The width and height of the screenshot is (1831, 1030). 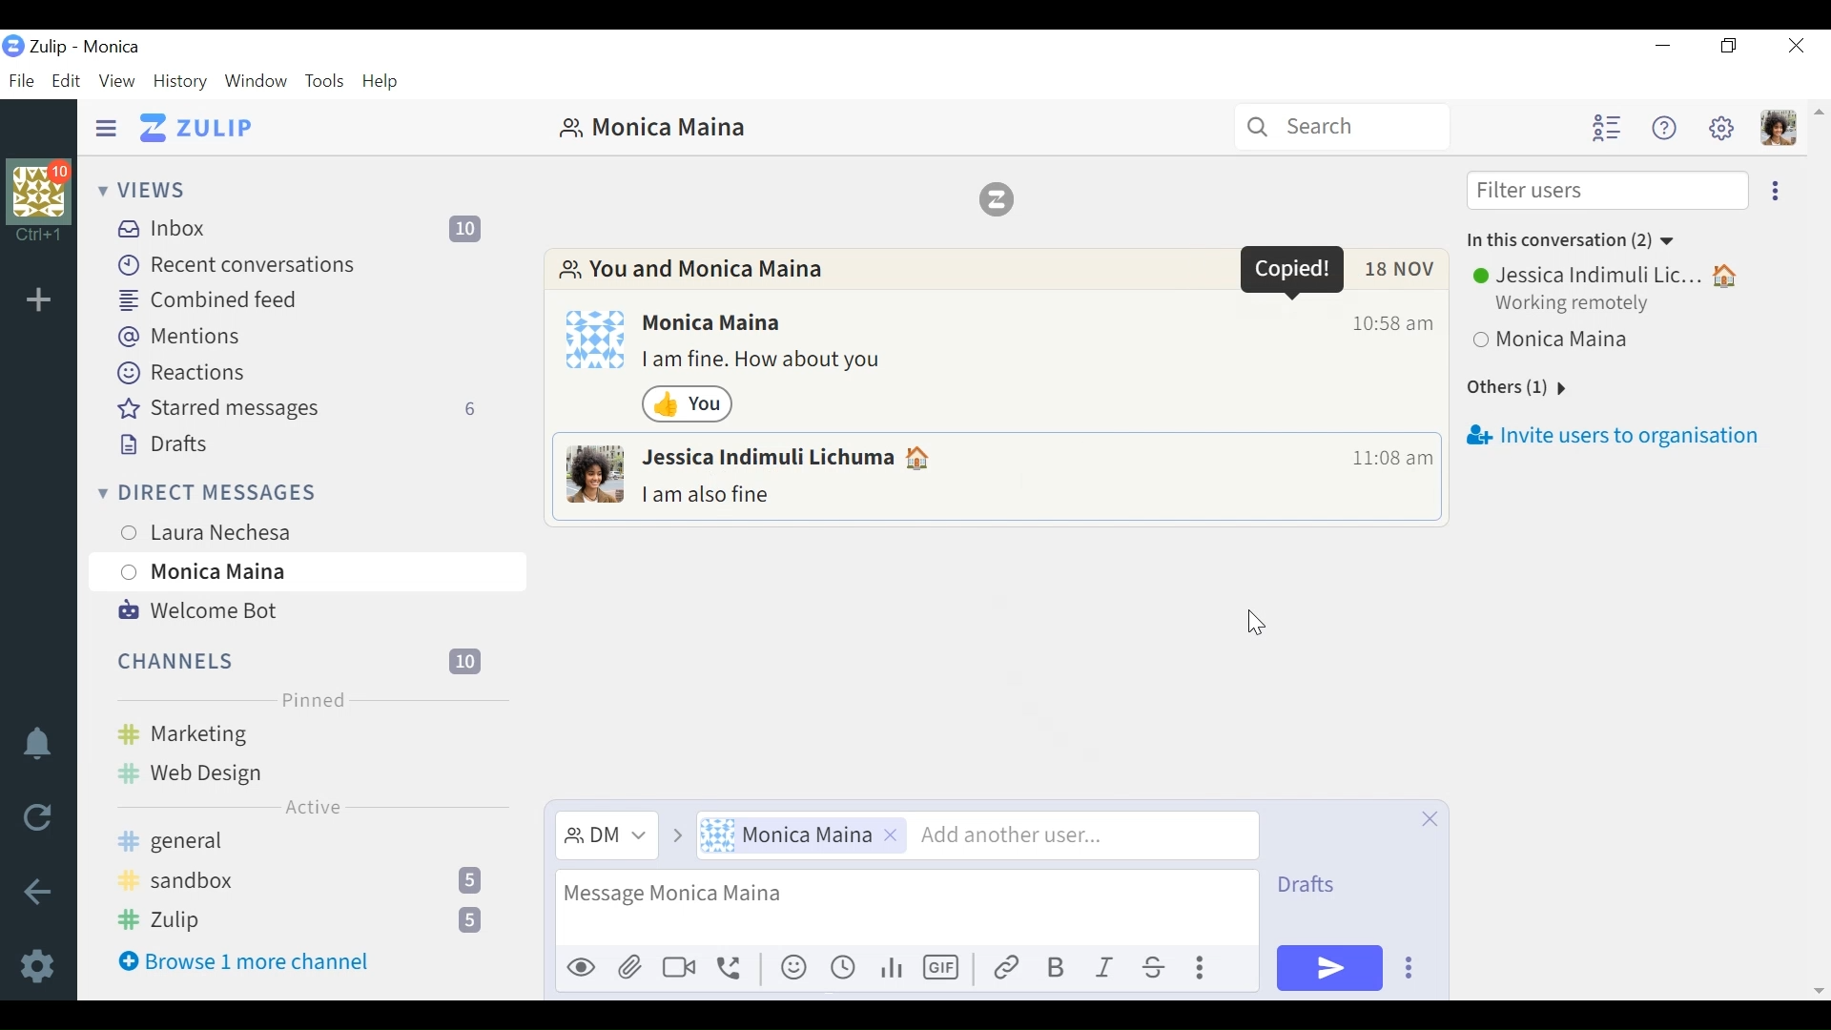 What do you see at coordinates (1794, 48) in the screenshot?
I see `Close` at bounding box center [1794, 48].